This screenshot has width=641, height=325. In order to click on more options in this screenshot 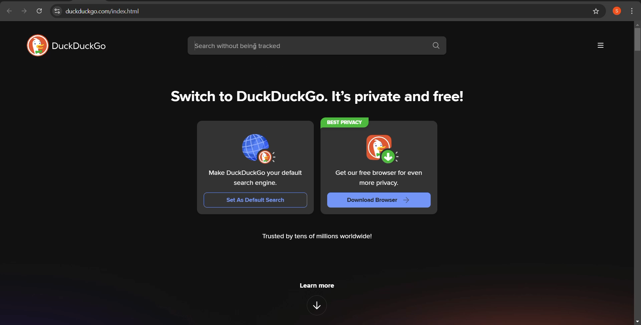, I will do `click(600, 46)`.